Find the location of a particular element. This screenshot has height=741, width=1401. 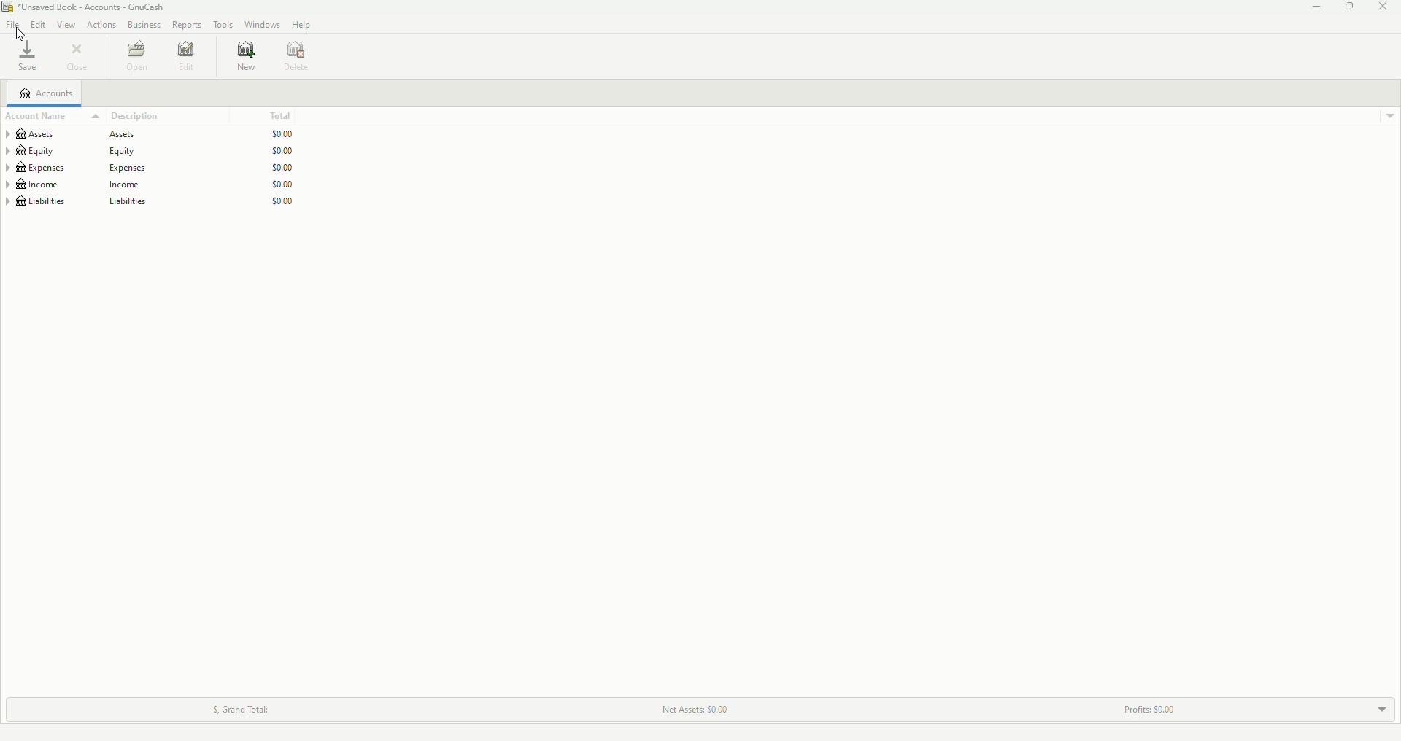

Minimize is located at coordinates (1317, 9).